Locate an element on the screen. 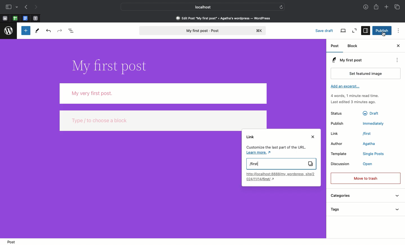 This screenshot has height=245, width=405. My first post is located at coordinates (204, 31).